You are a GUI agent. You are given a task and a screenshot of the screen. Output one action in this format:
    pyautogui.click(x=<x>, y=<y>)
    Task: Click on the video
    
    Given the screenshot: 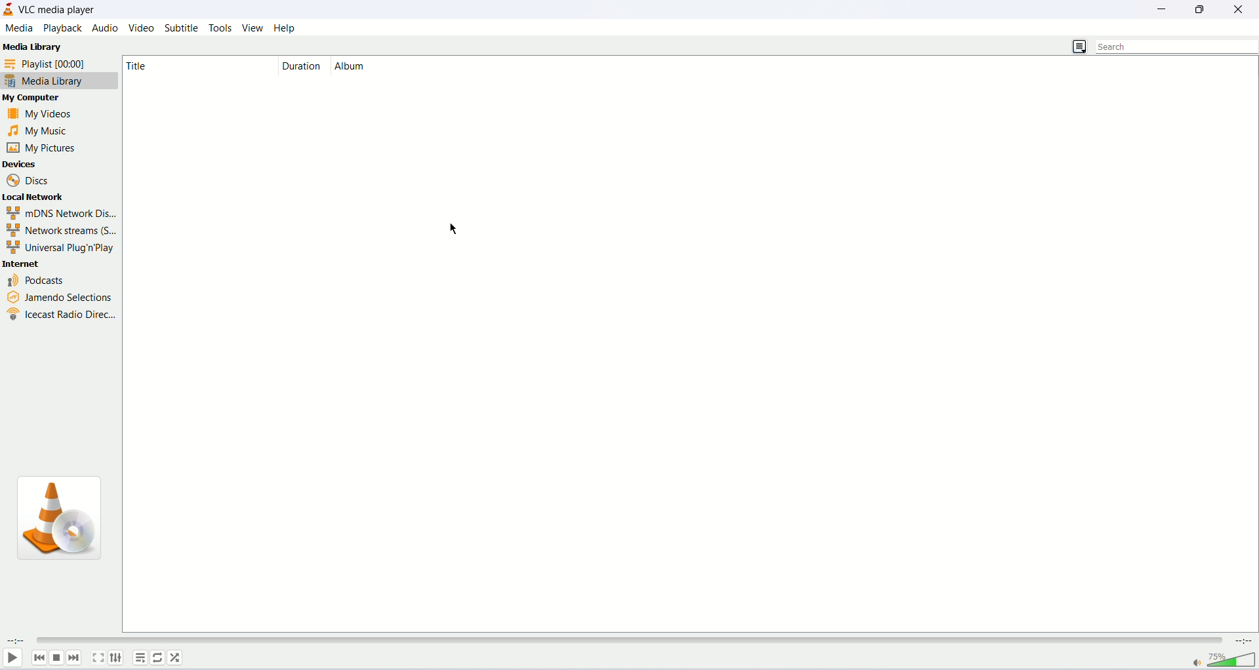 What is the action you would take?
    pyautogui.click(x=142, y=28)
    